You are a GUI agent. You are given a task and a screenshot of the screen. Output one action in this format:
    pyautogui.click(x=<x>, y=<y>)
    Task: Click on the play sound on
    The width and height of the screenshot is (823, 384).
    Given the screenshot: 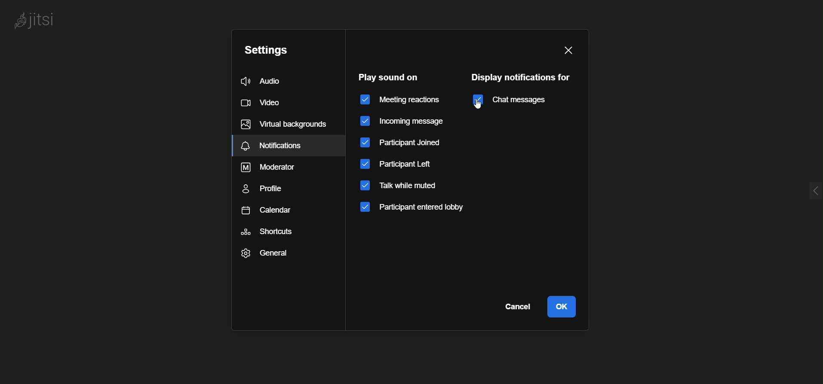 What is the action you would take?
    pyautogui.click(x=389, y=76)
    